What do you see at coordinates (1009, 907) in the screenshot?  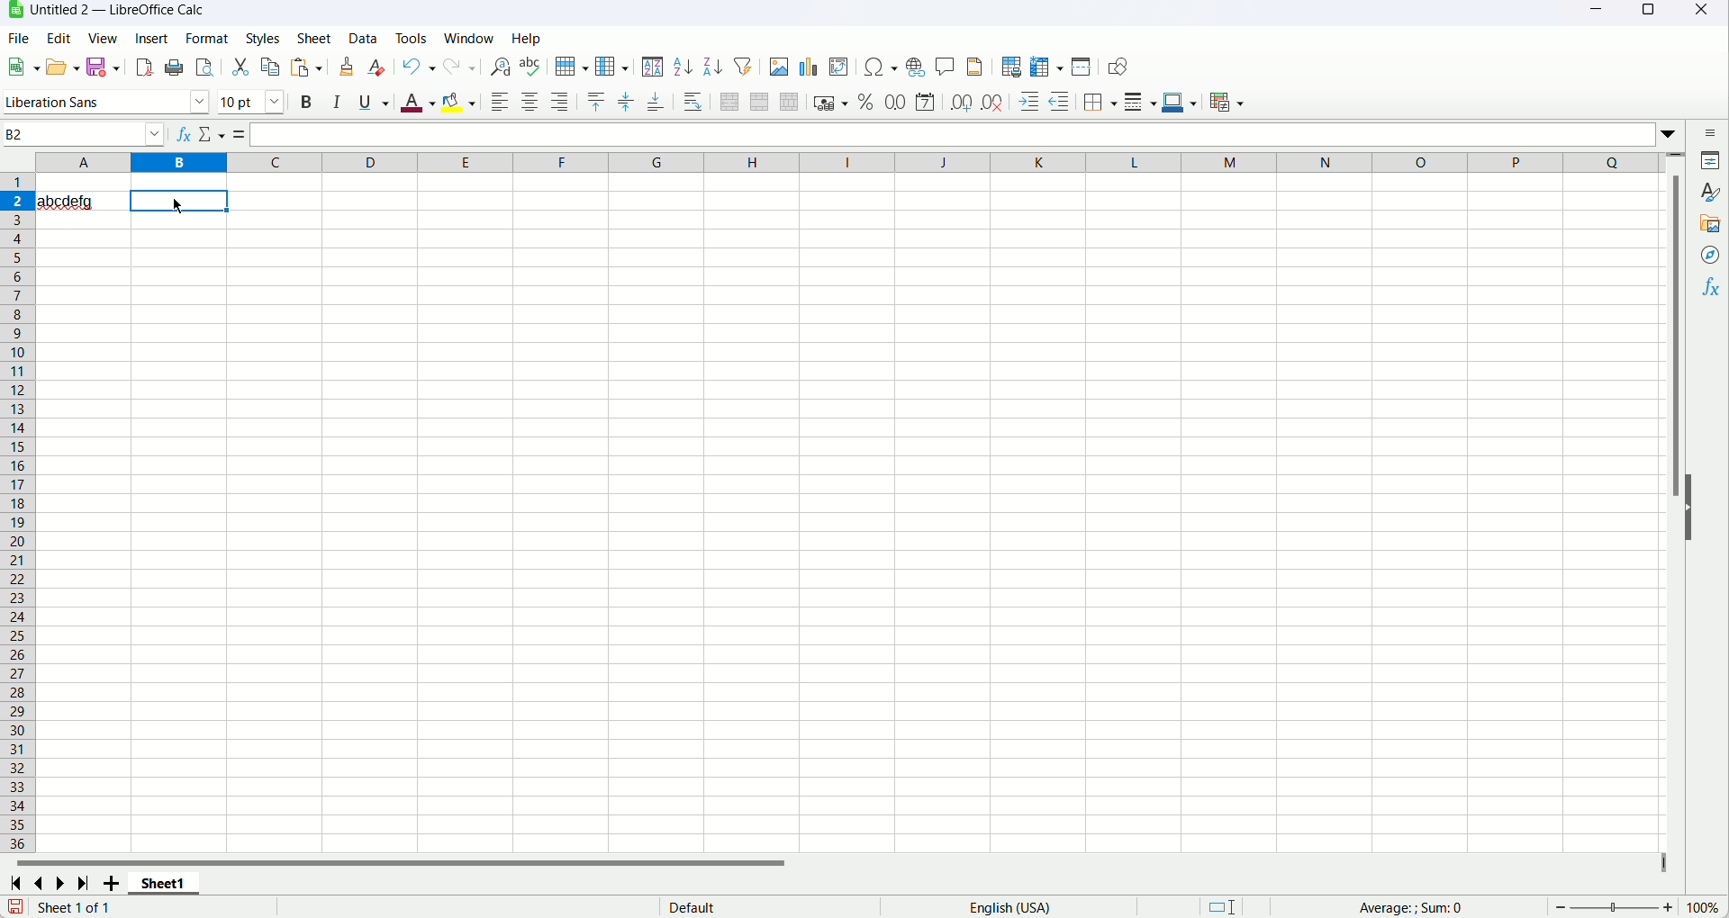 I see `language` at bounding box center [1009, 907].